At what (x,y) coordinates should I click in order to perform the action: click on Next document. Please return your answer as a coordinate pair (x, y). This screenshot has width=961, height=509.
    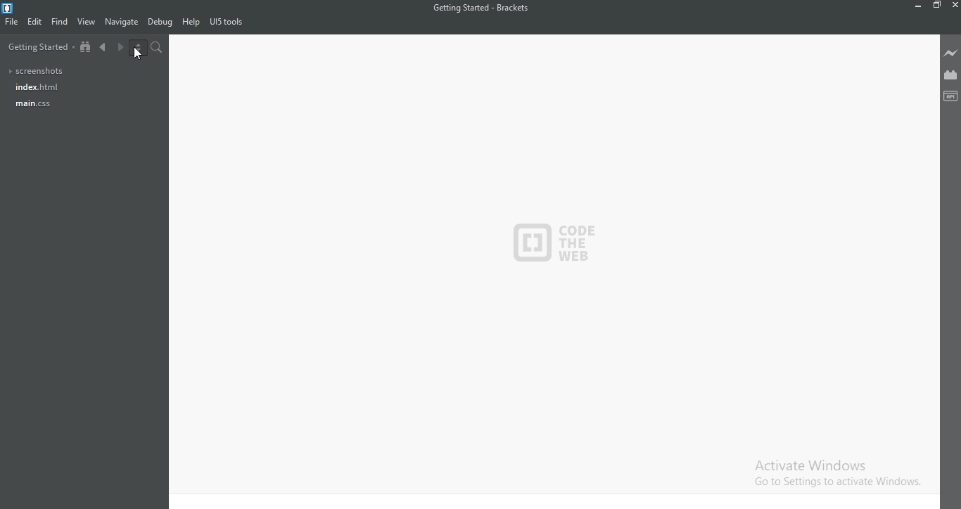
    Looking at the image, I should click on (120, 49).